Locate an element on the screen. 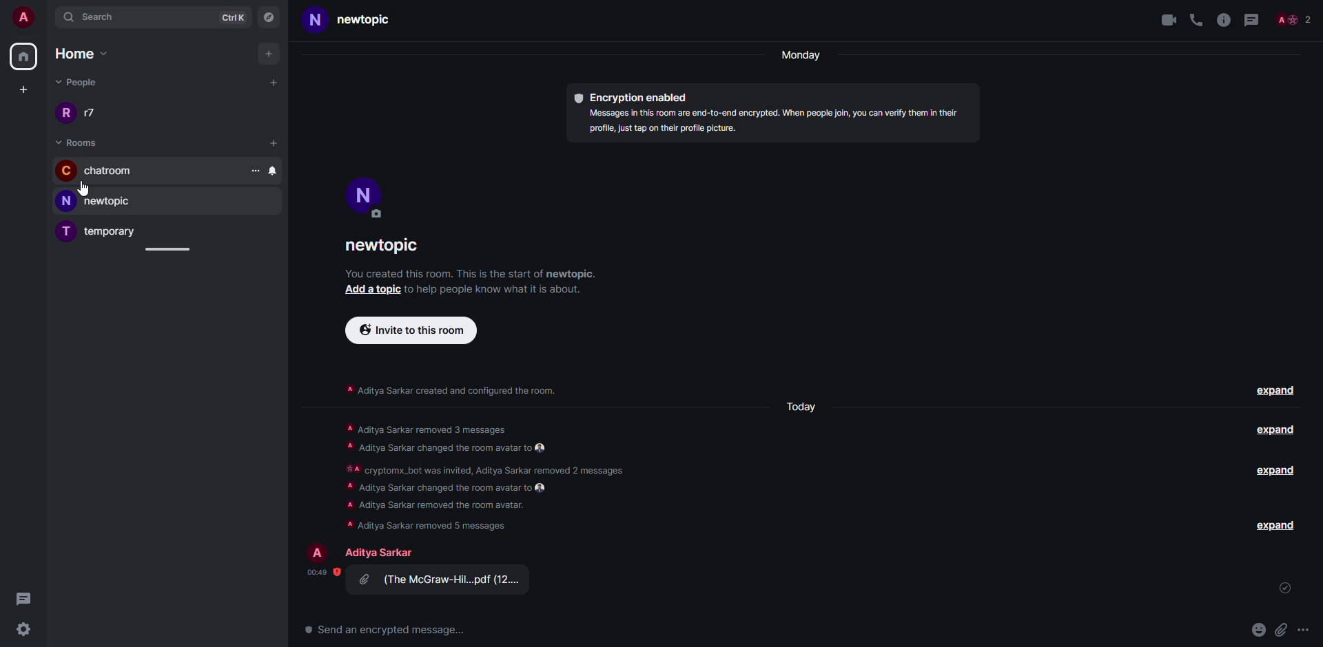 This screenshot has height=647, width=1323. Messages in this room are end-to-end encrypted. When people join, you can verify them In their
profile, just tap on their profile picture. is located at coordinates (771, 122).